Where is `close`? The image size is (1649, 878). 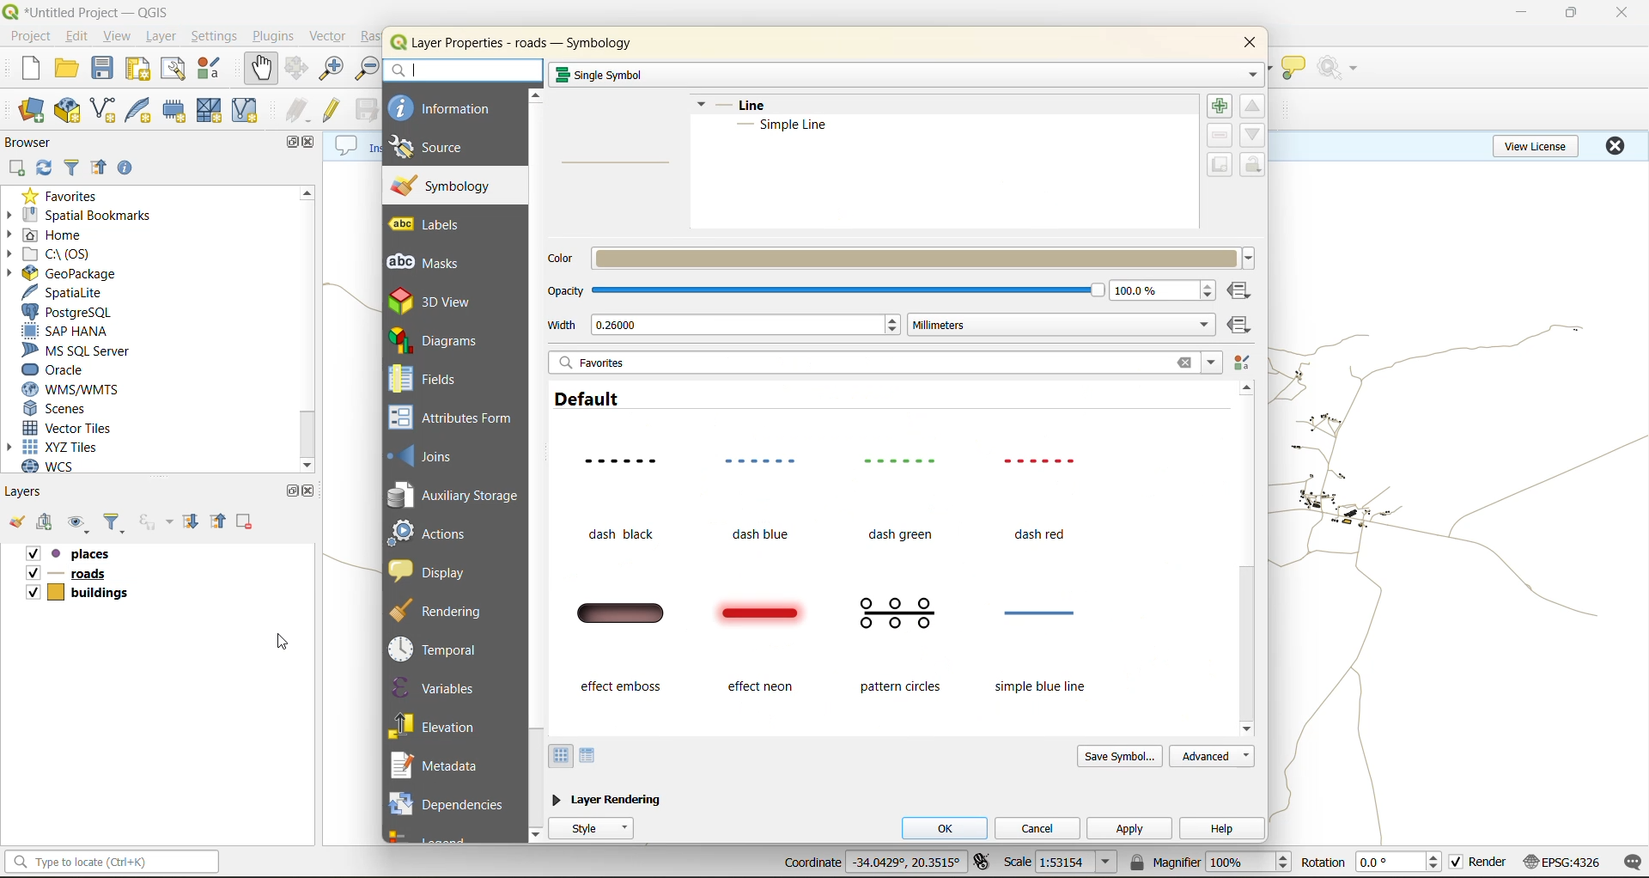
close is located at coordinates (312, 491).